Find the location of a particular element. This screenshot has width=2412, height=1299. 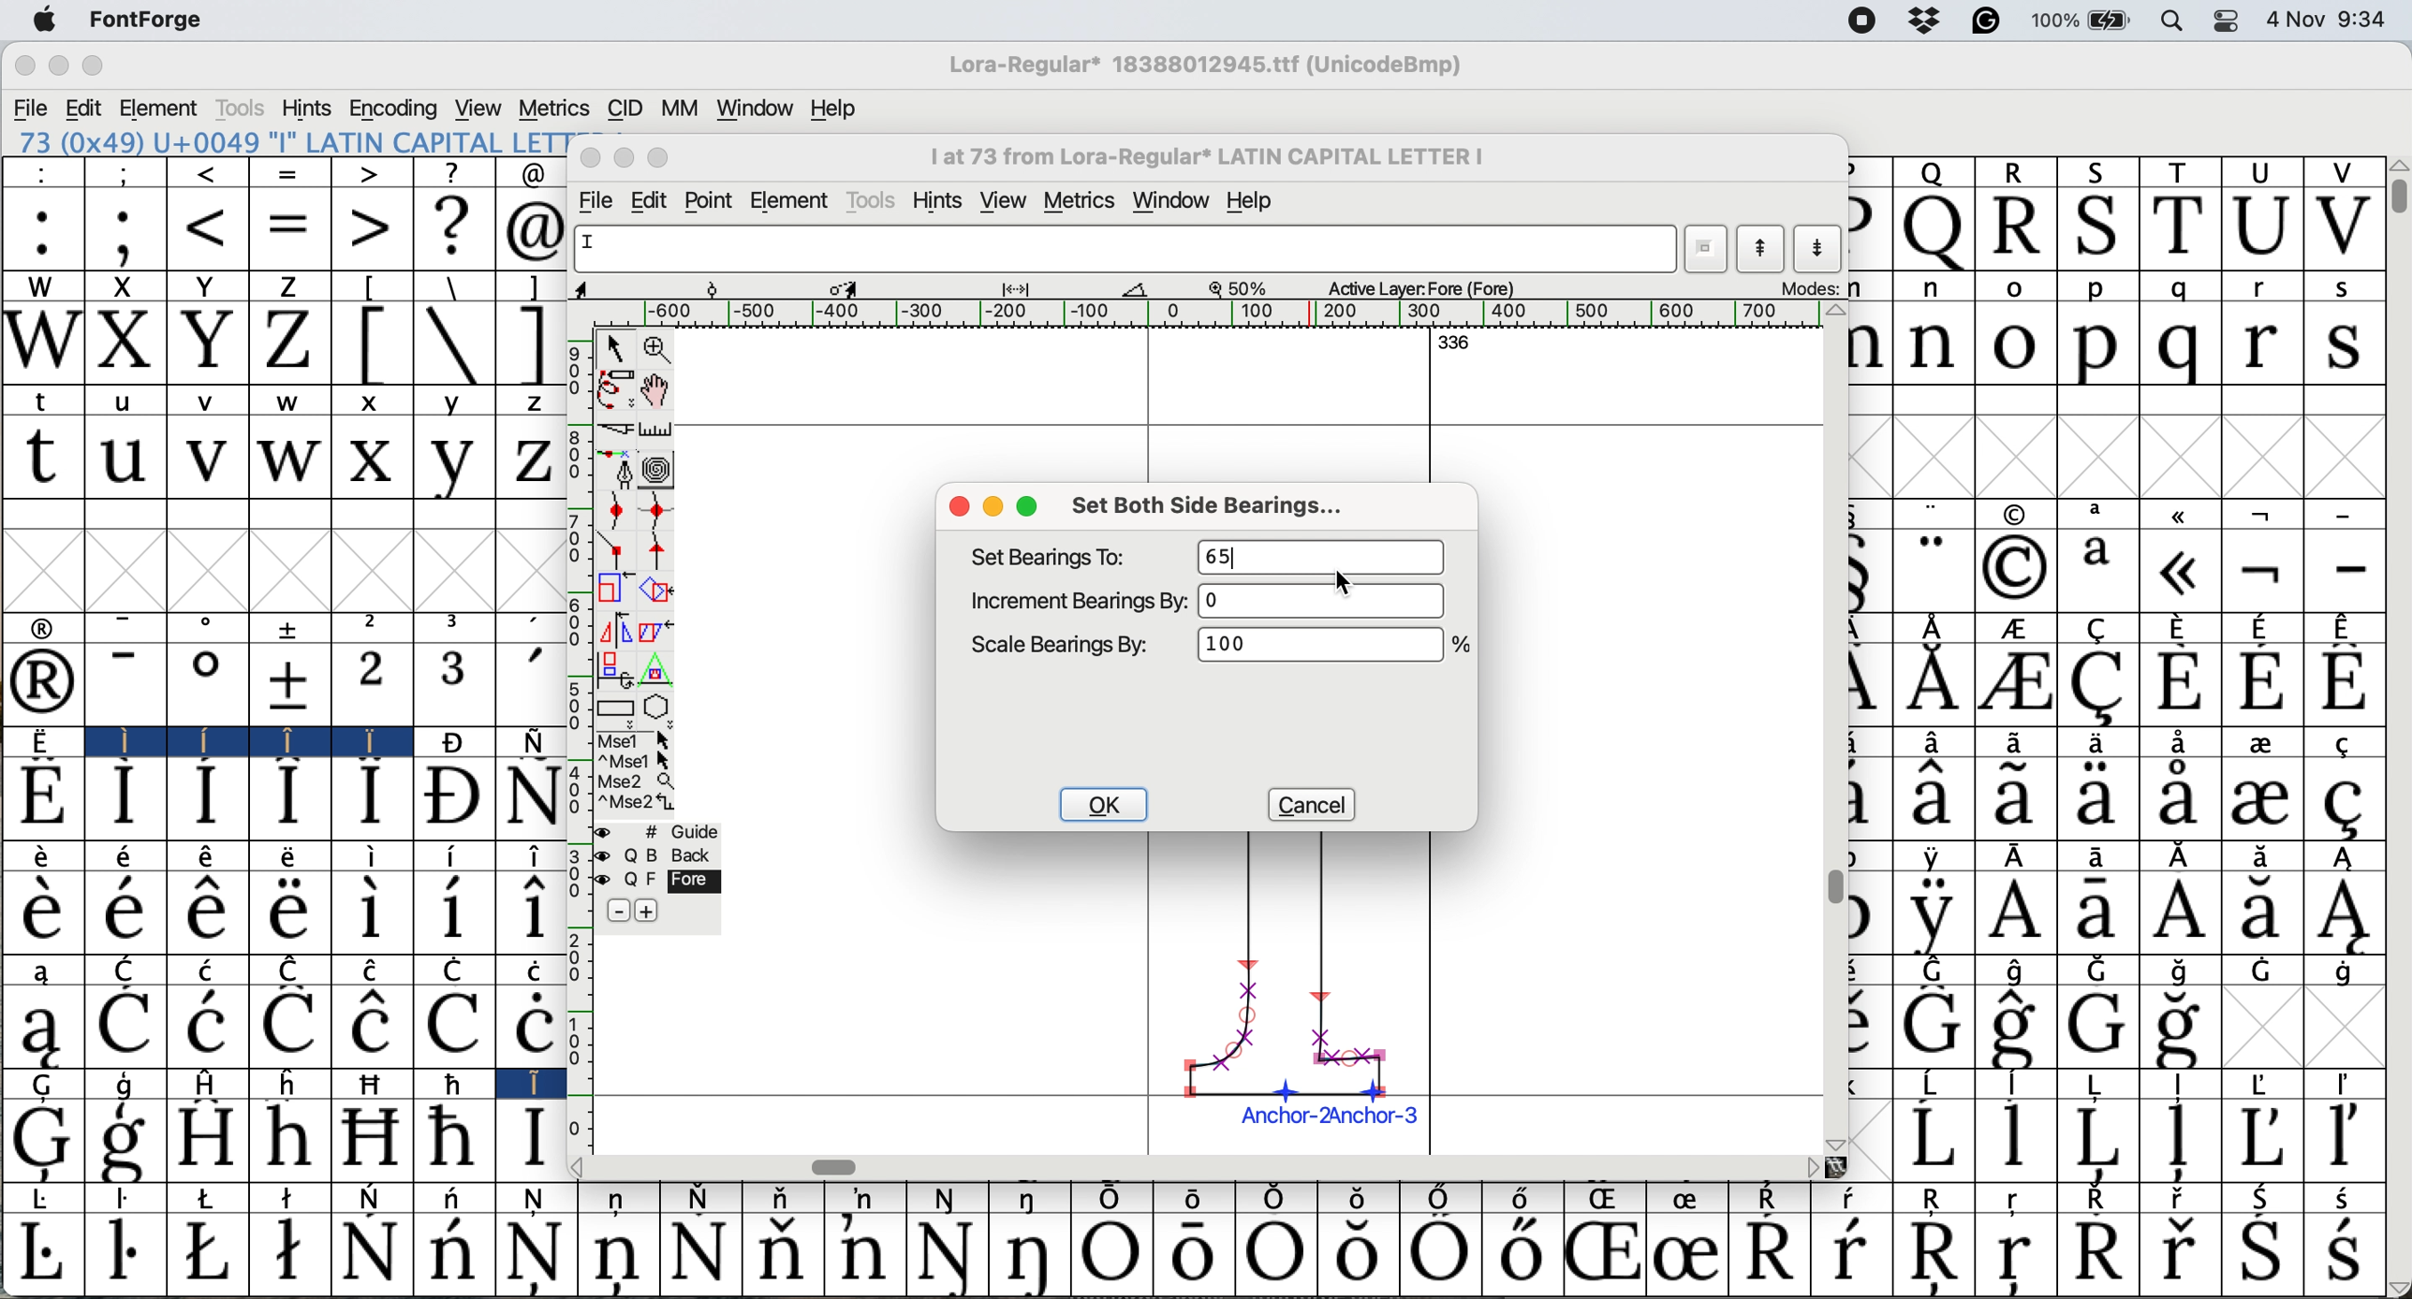

Symbol is located at coordinates (290, 1255).